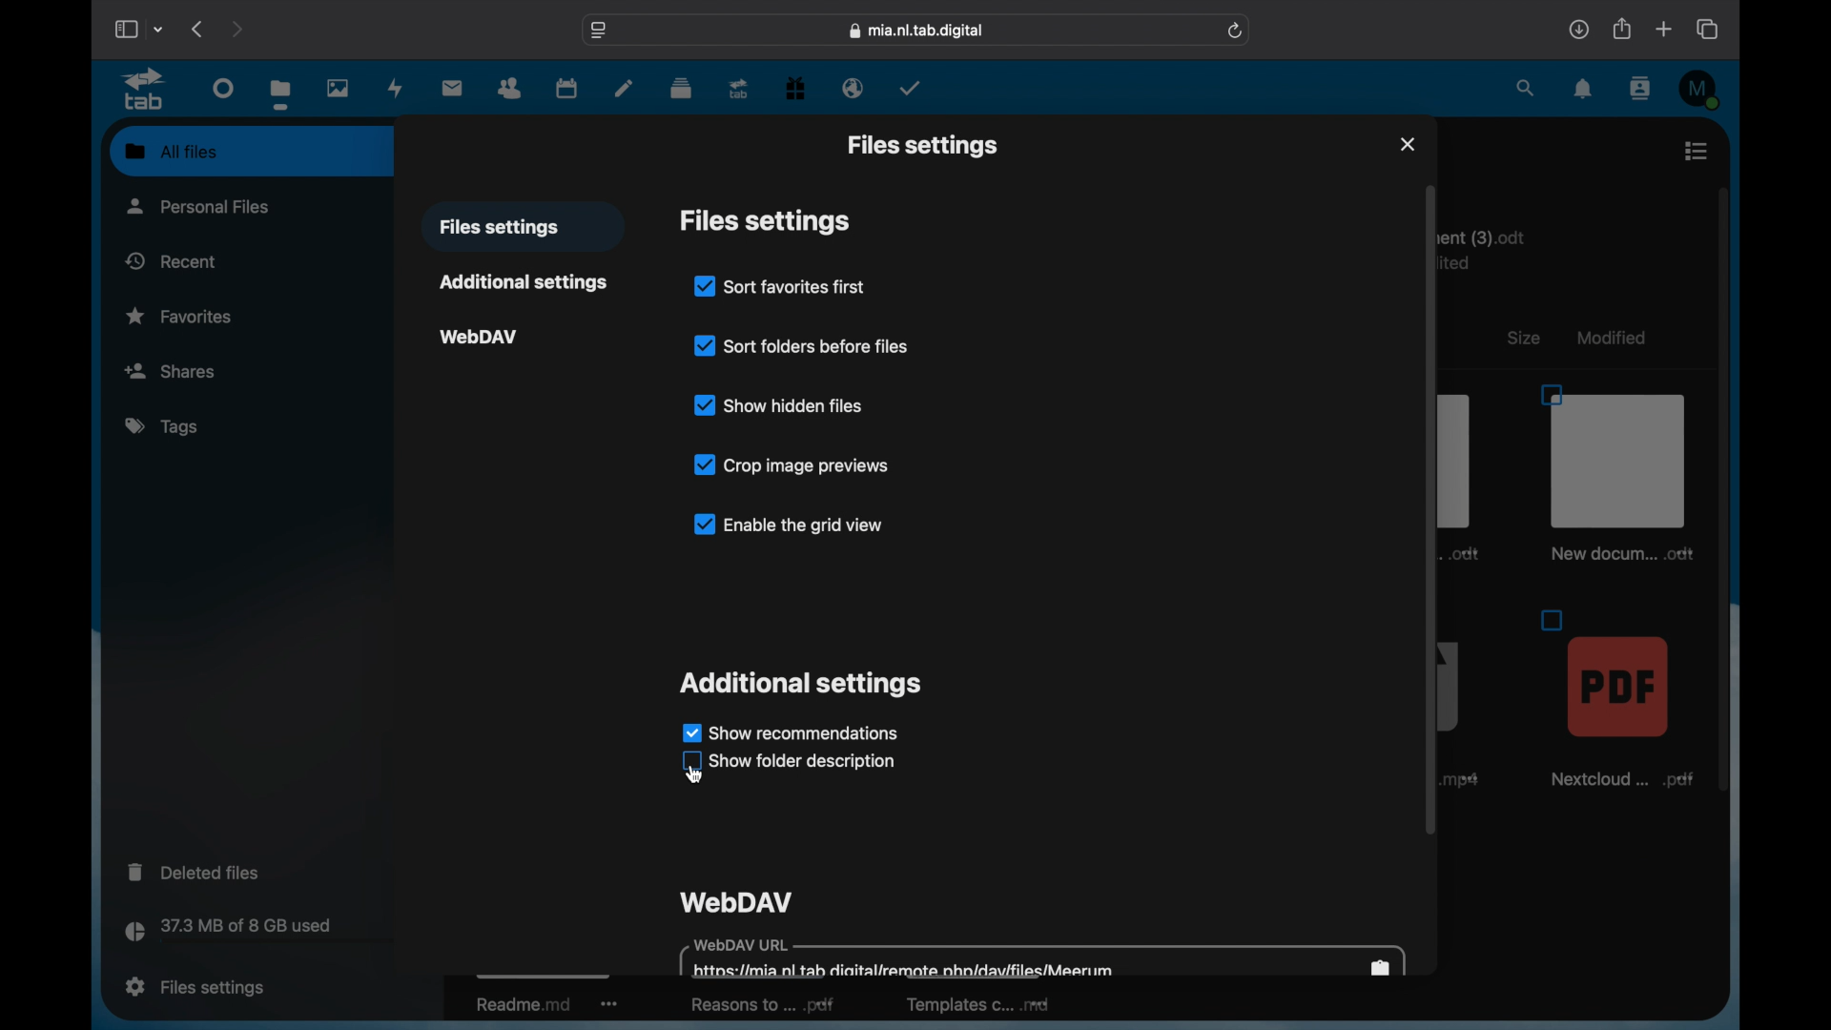 The width and height of the screenshot is (1831, 1030). Describe the element at coordinates (1042, 957) in the screenshot. I see `webdav` at that location.